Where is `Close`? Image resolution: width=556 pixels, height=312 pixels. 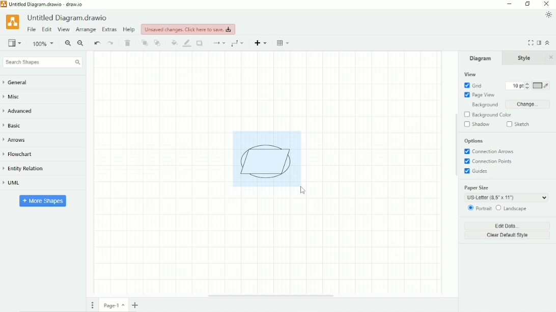 Close is located at coordinates (551, 57).